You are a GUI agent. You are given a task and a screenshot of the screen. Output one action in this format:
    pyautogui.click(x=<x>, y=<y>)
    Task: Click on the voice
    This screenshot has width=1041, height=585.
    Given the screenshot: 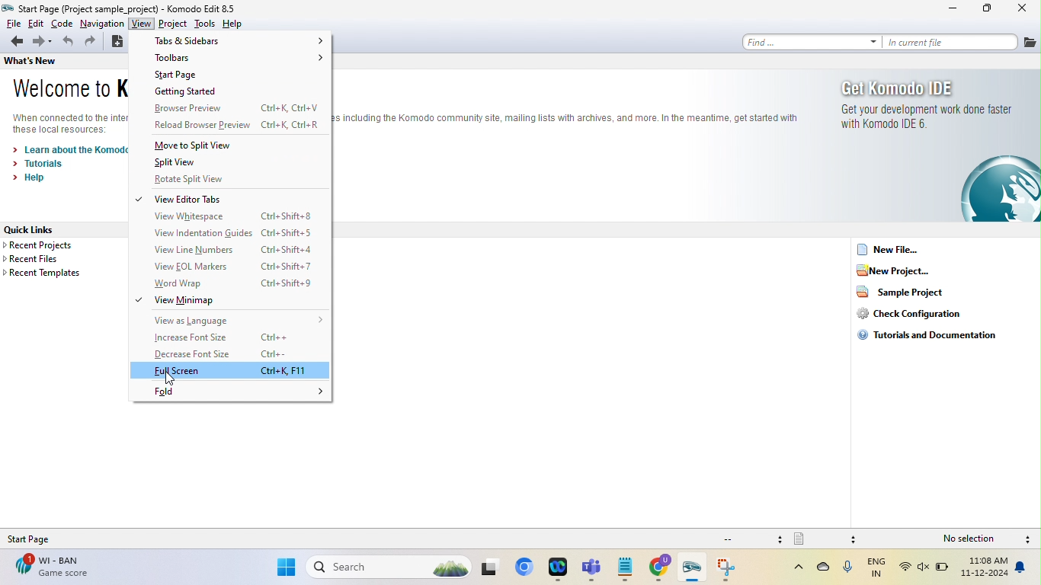 What is the action you would take?
    pyautogui.click(x=847, y=571)
    